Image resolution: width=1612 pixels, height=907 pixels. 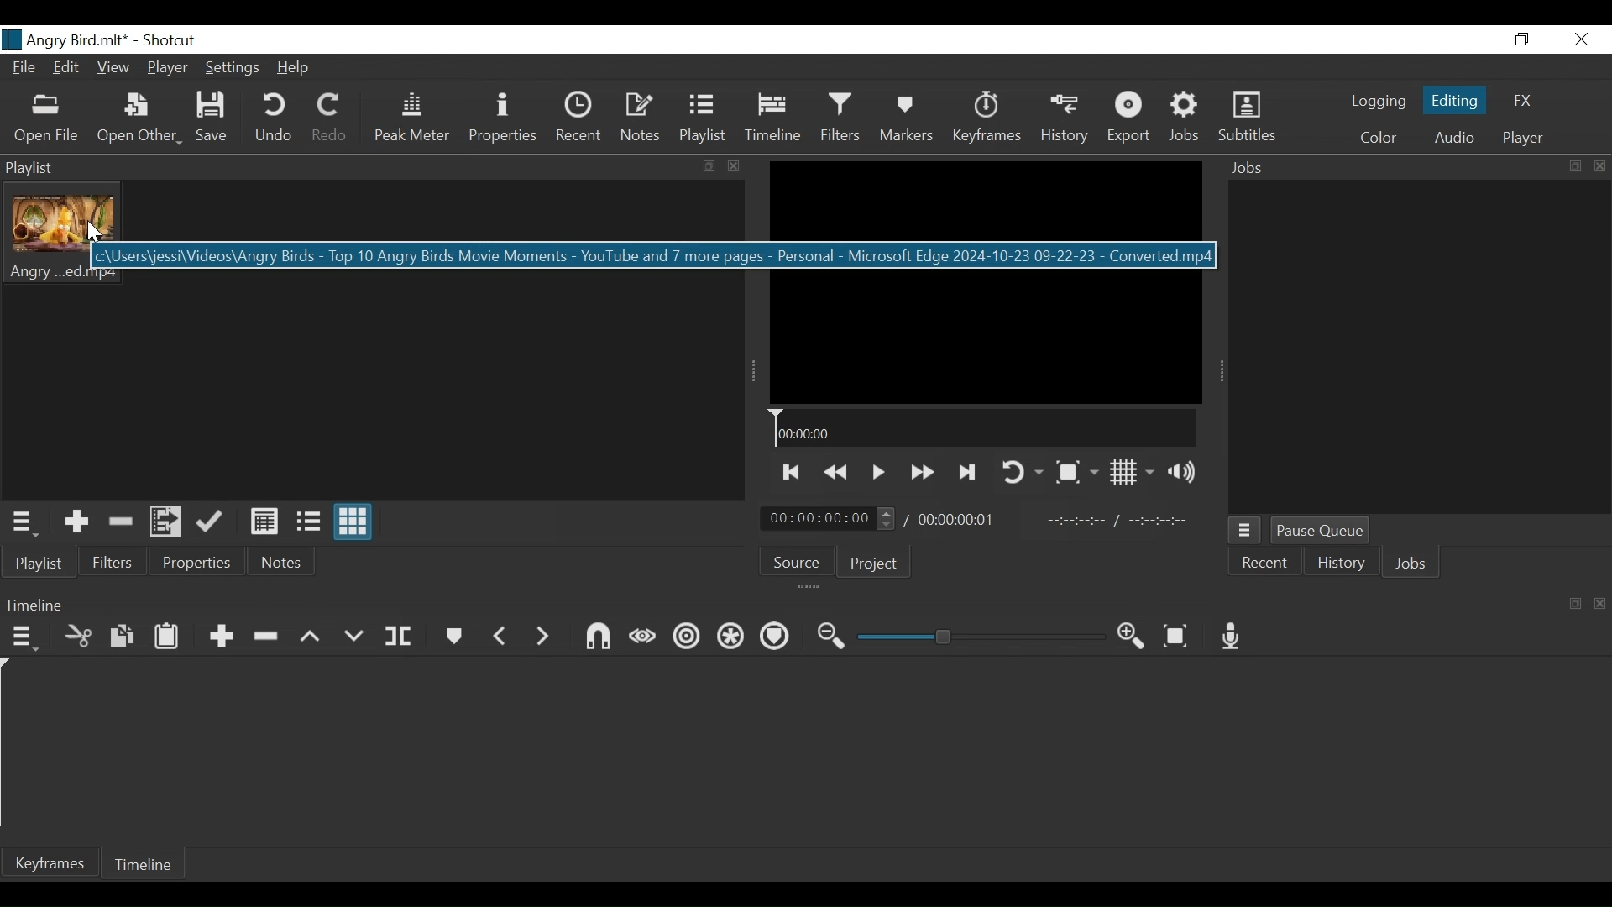 What do you see at coordinates (211, 522) in the screenshot?
I see `Update` at bounding box center [211, 522].